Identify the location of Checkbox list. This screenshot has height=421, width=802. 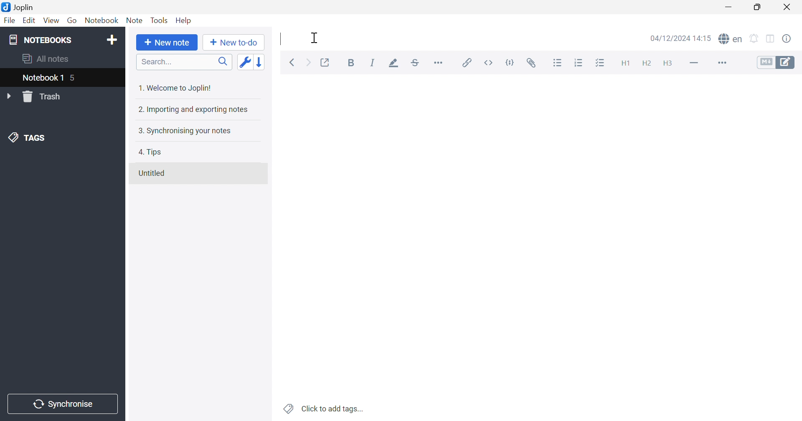
(599, 63).